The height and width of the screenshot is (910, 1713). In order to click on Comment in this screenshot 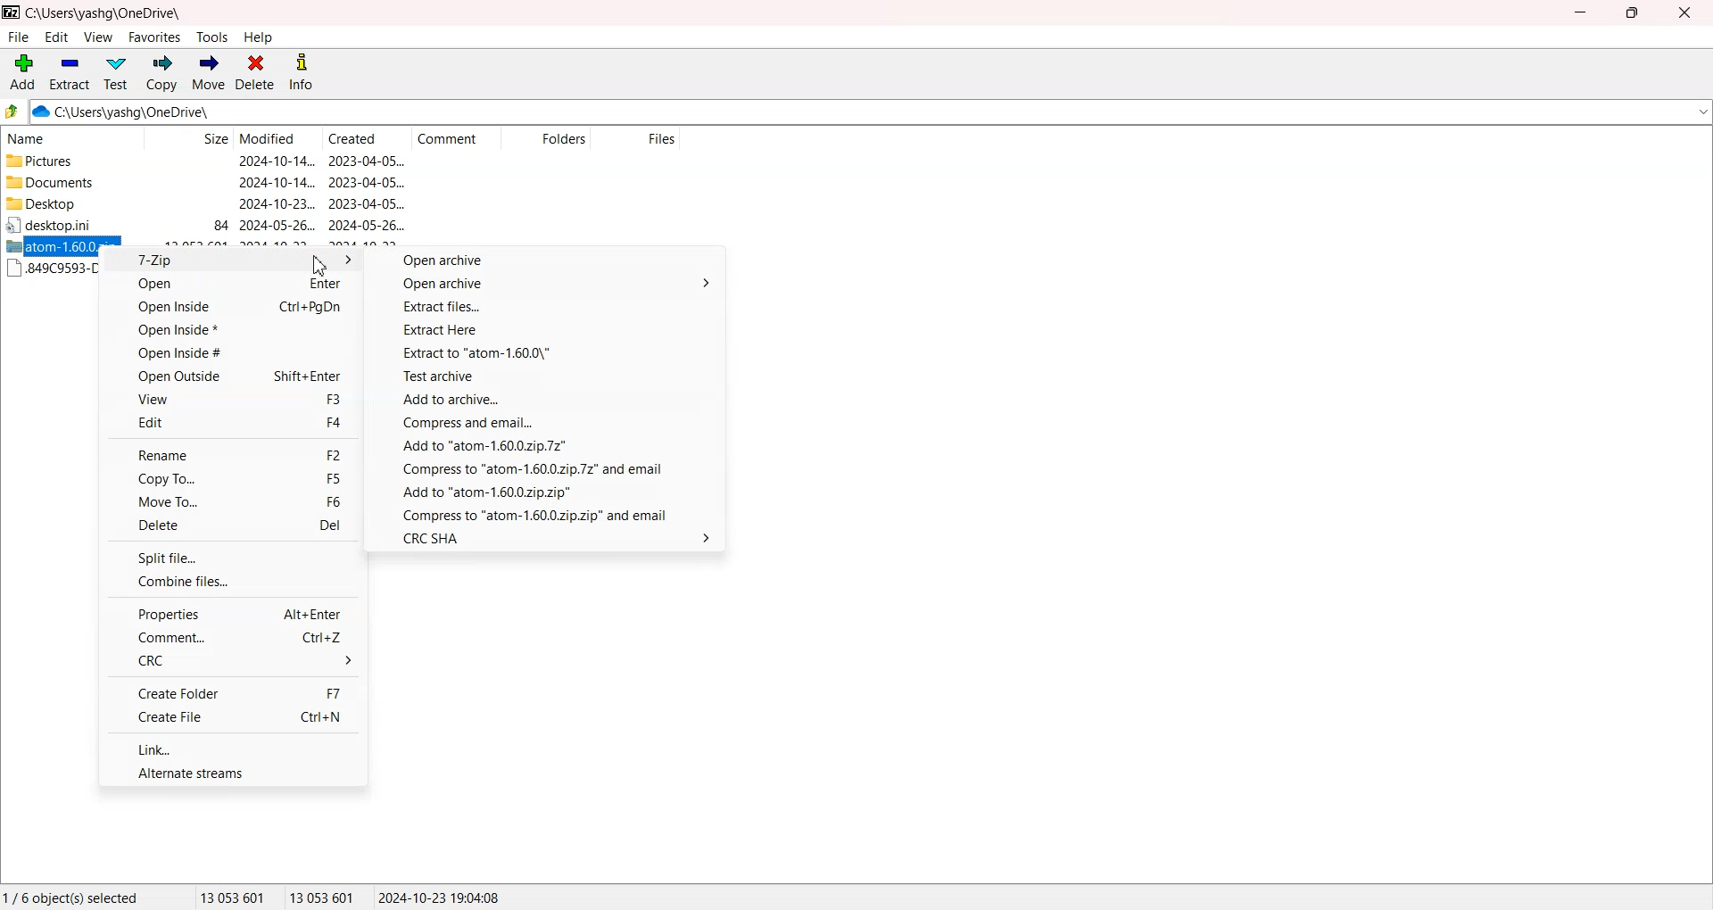, I will do `click(232, 638)`.